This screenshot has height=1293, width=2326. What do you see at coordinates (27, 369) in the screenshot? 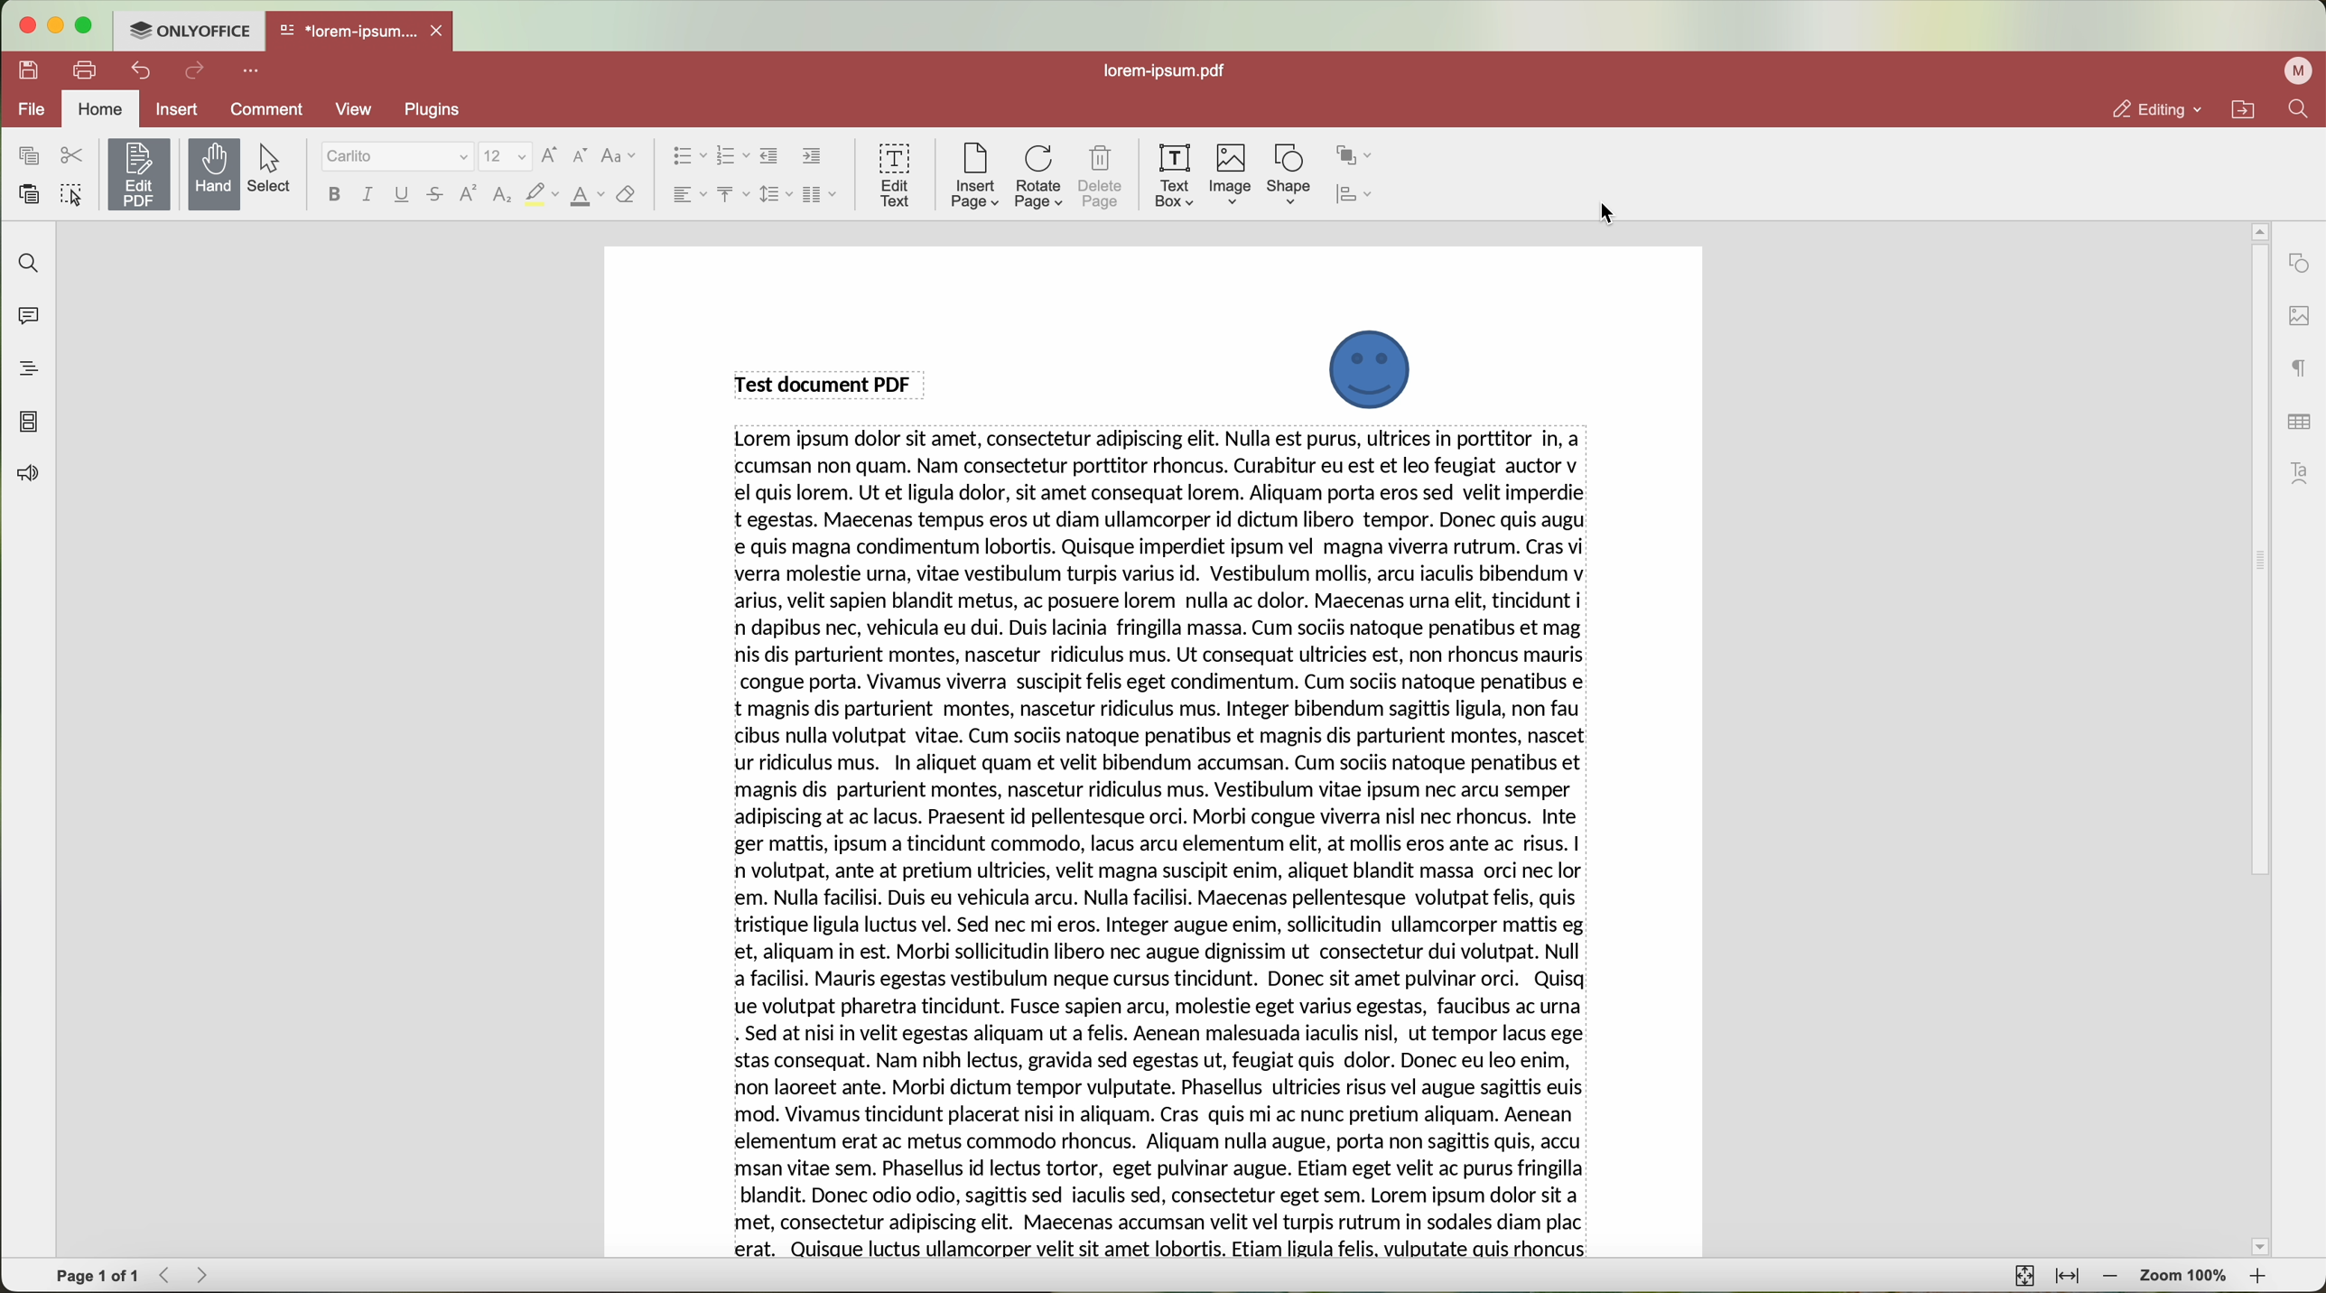
I see `headings` at bounding box center [27, 369].